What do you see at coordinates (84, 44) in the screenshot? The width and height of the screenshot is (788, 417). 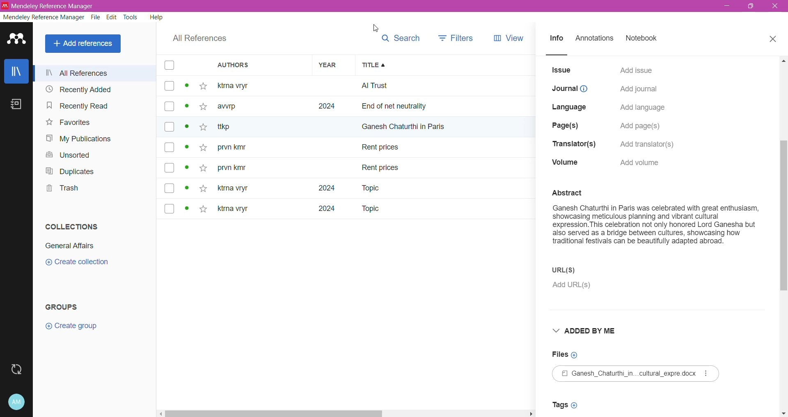 I see `Add References` at bounding box center [84, 44].